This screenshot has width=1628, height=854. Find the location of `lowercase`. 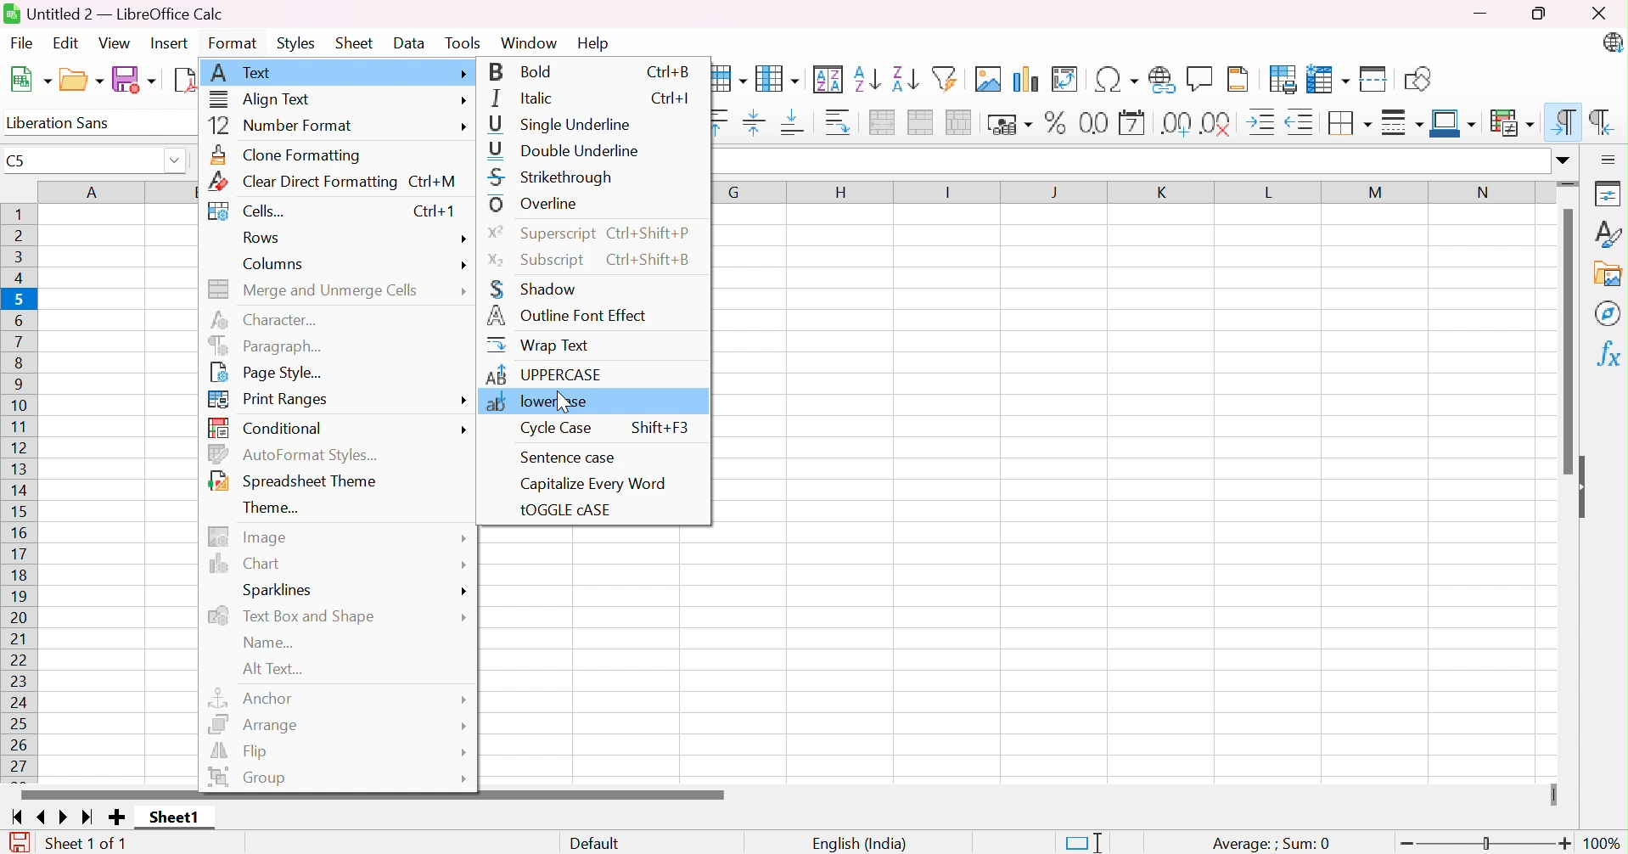

lowercase is located at coordinates (538, 402).